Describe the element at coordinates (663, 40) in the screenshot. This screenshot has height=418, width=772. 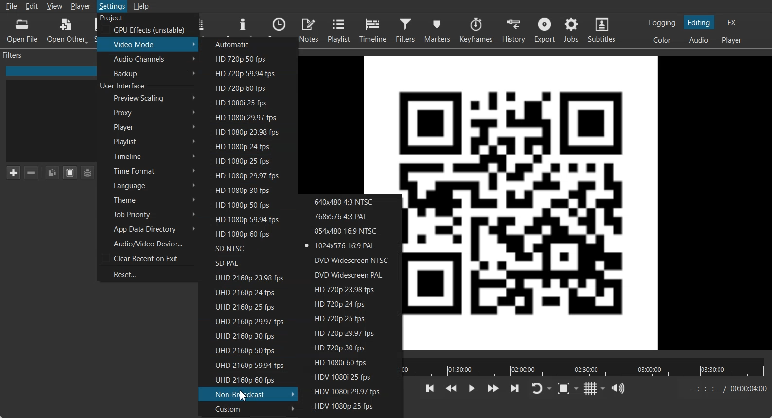
I see `Switch to the color layout` at that location.